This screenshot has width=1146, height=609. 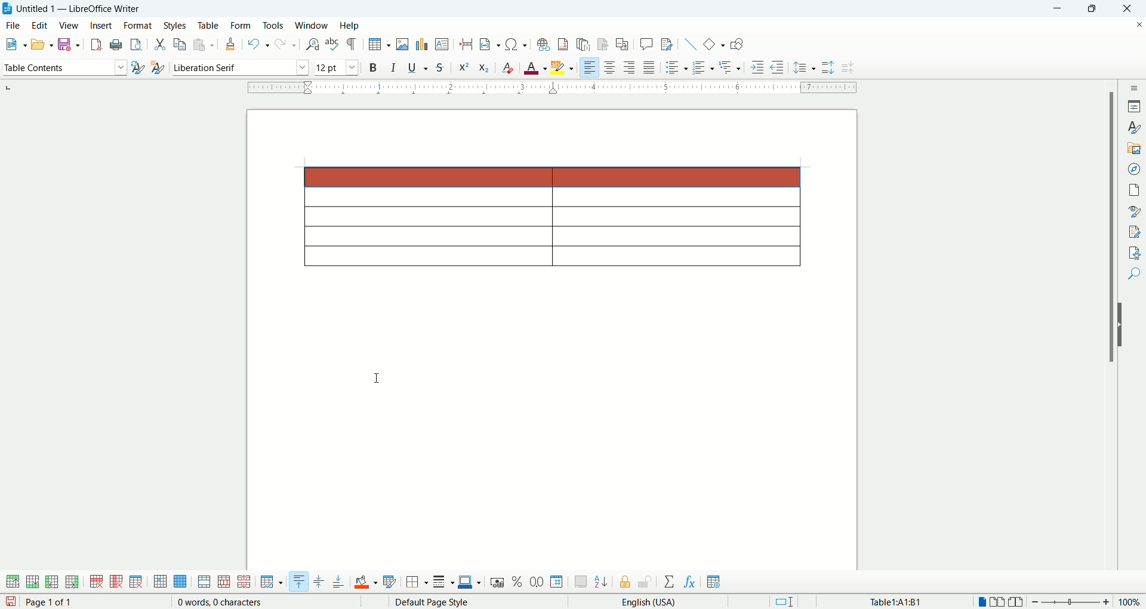 What do you see at coordinates (463, 67) in the screenshot?
I see `superscript` at bounding box center [463, 67].